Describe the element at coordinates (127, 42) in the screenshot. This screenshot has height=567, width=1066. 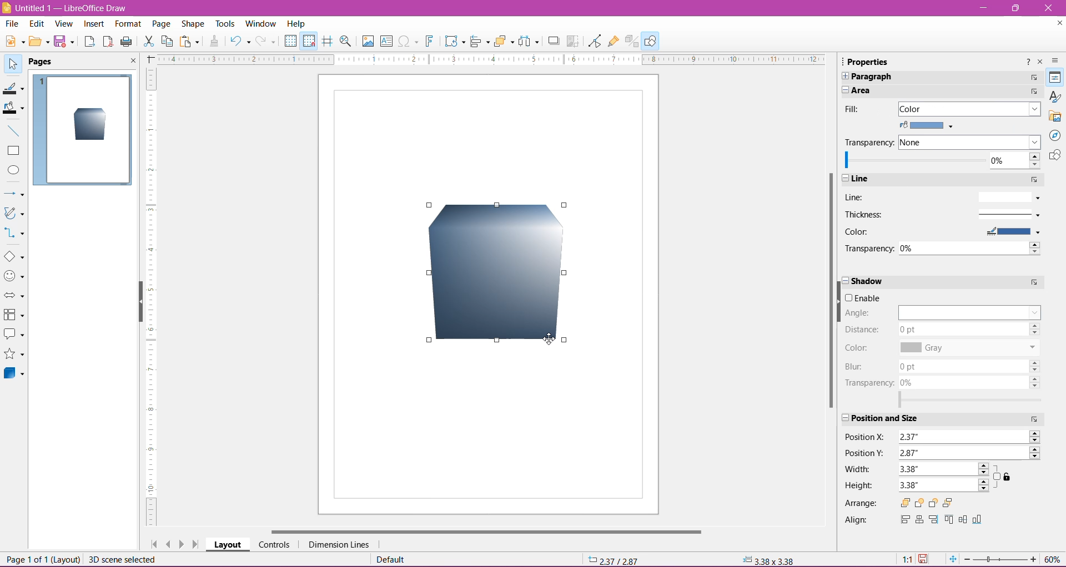
I see `Print` at that location.